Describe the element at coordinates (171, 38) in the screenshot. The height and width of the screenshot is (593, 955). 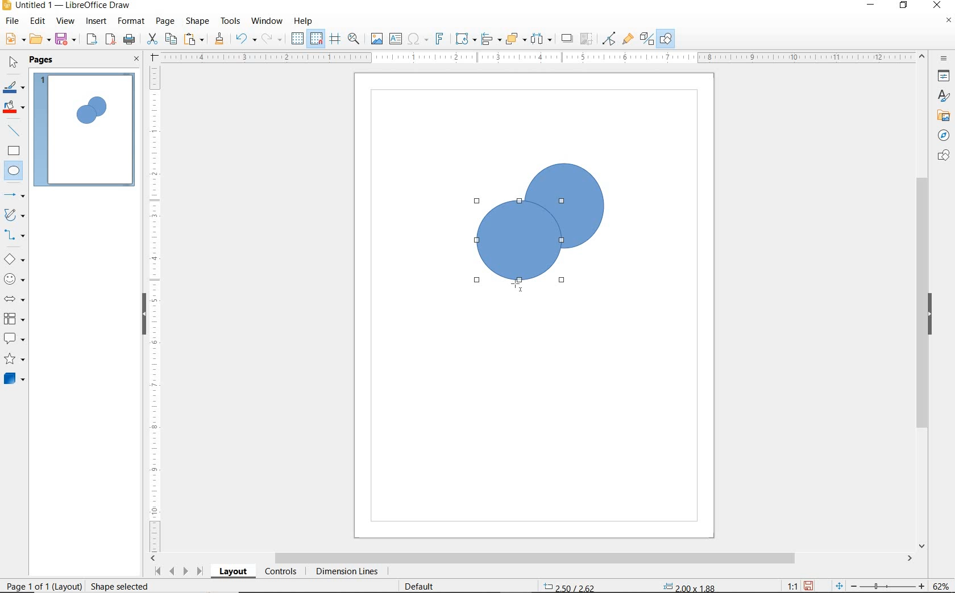
I see `COPY` at that location.